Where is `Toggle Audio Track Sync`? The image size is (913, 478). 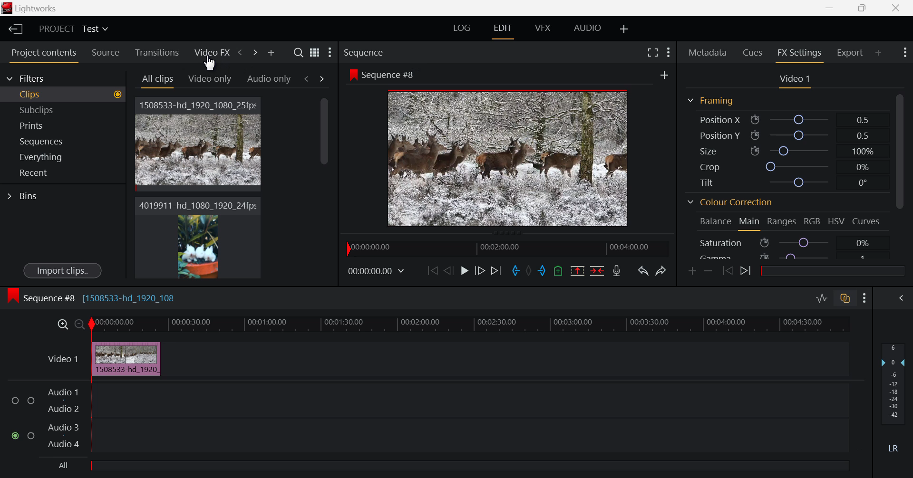 Toggle Audio Track Sync is located at coordinates (844, 299).